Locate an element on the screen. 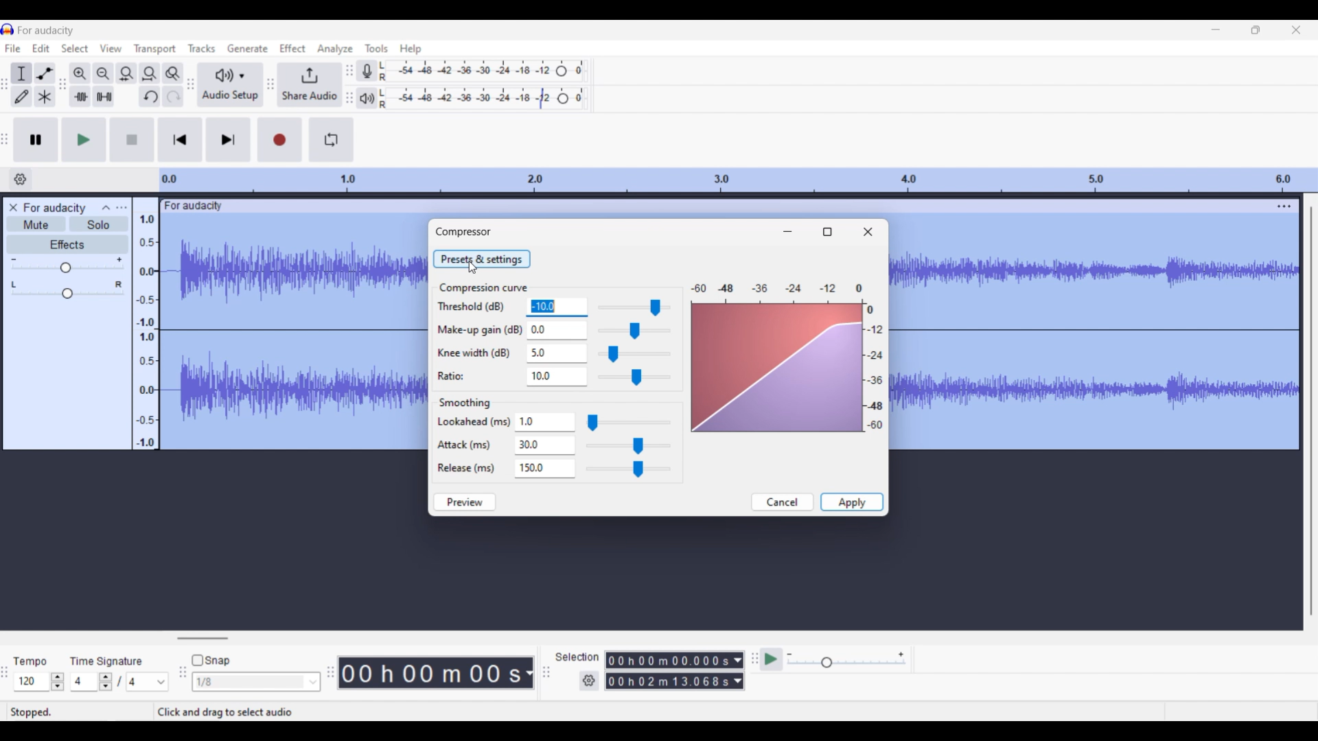 This screenshot has height=741, width=1318. Smoothing is located at coordinates (470, 403).